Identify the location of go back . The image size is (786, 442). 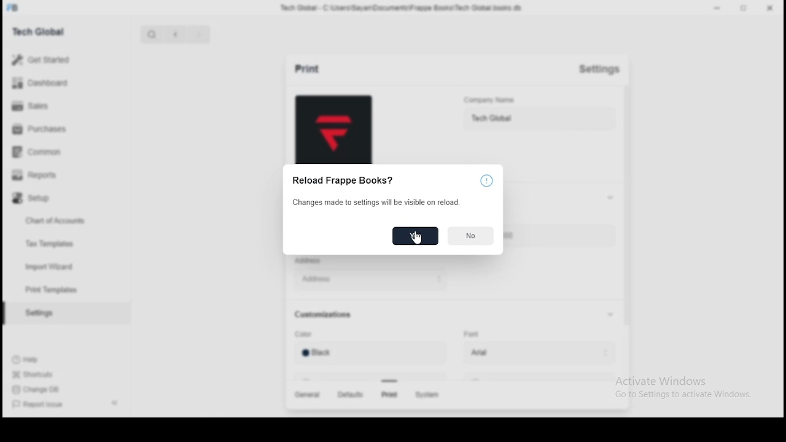
(176, 35).